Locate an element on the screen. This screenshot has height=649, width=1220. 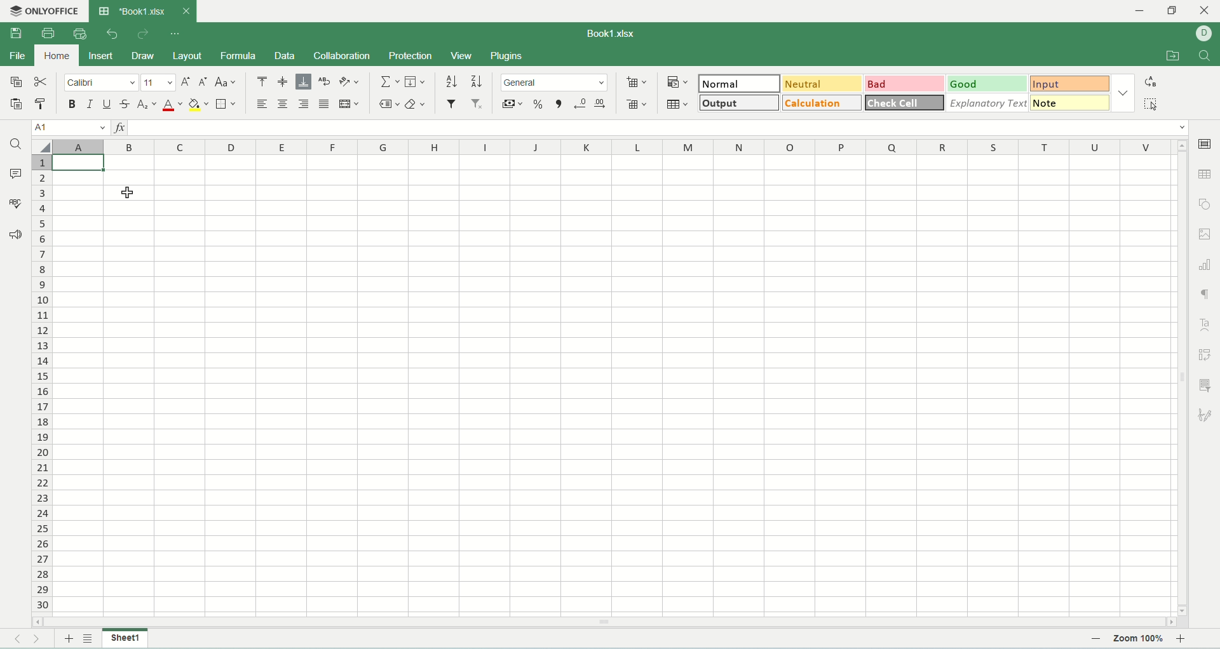
onlyoffice is located at coordinates (46, 11).